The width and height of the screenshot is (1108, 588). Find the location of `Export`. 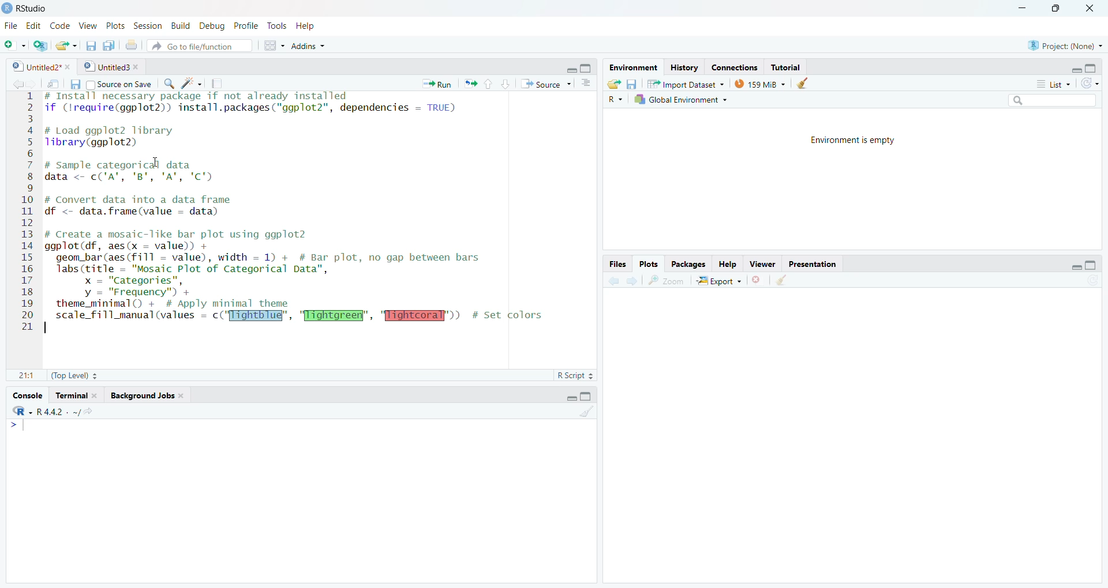

Export is located at coordinates (720, 280).